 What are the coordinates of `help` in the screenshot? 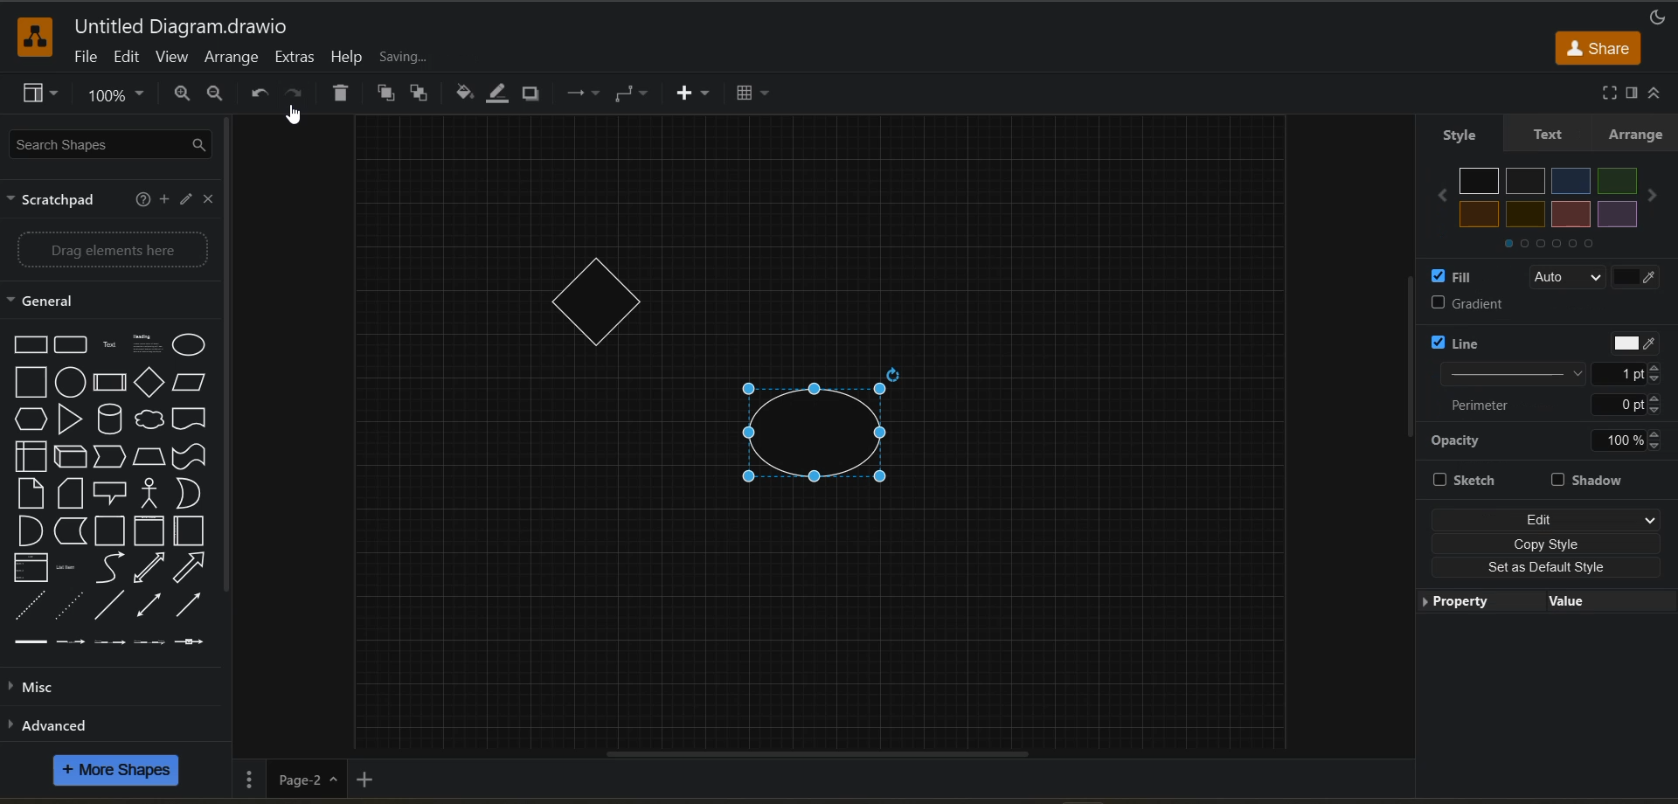 It's located at (144, 200).